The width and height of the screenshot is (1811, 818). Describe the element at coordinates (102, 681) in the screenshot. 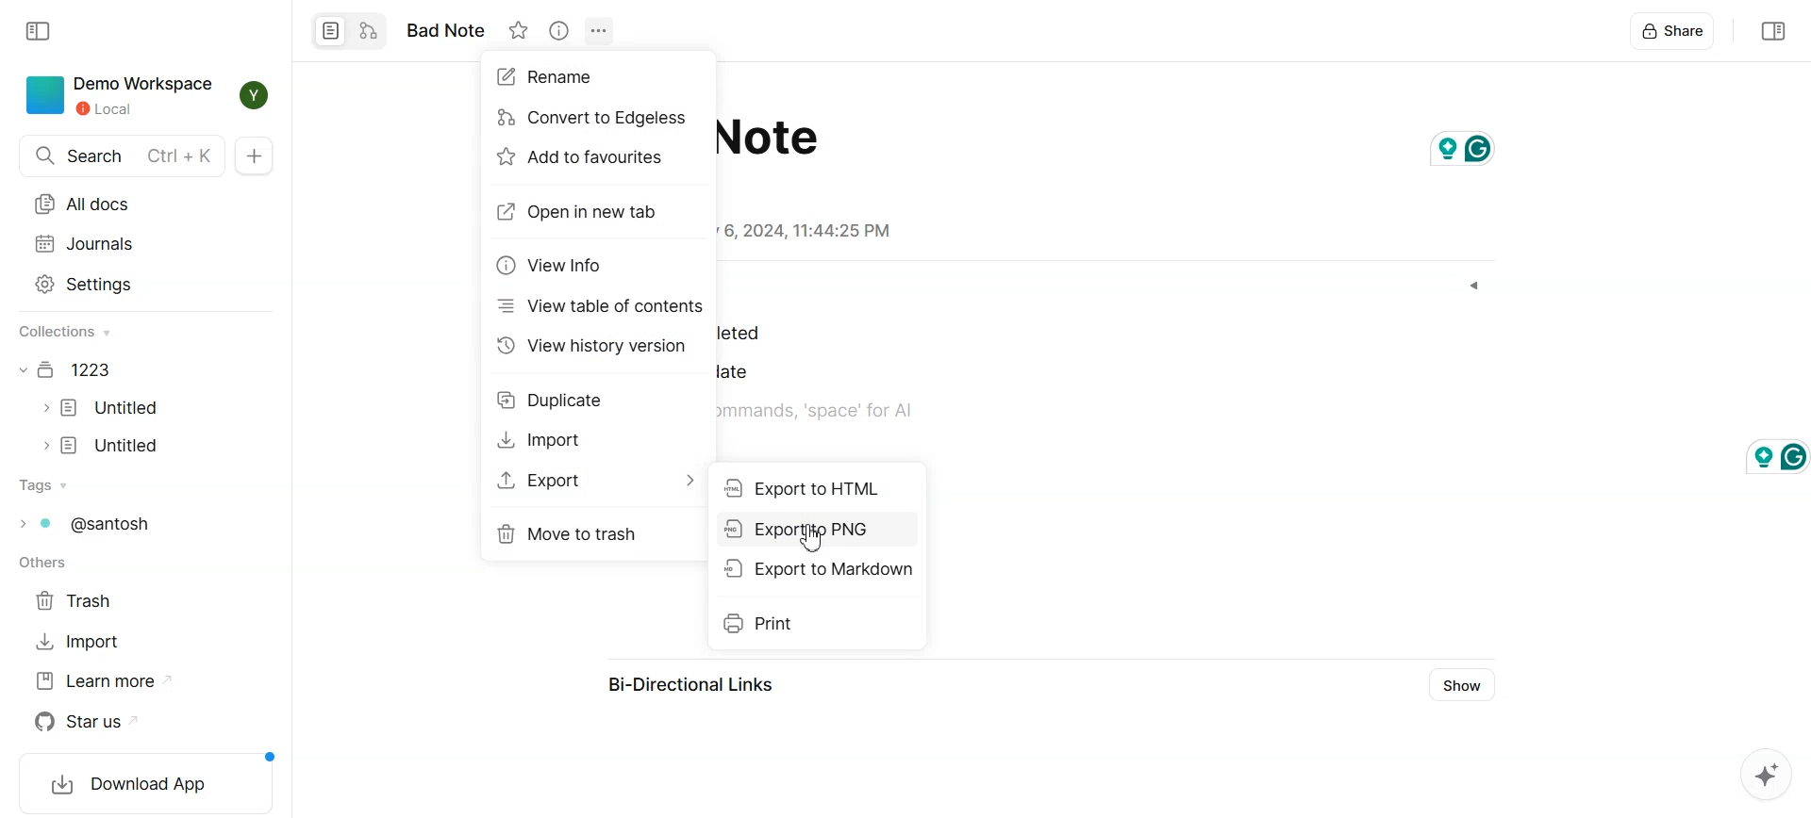

I see `Learn more` at that location.